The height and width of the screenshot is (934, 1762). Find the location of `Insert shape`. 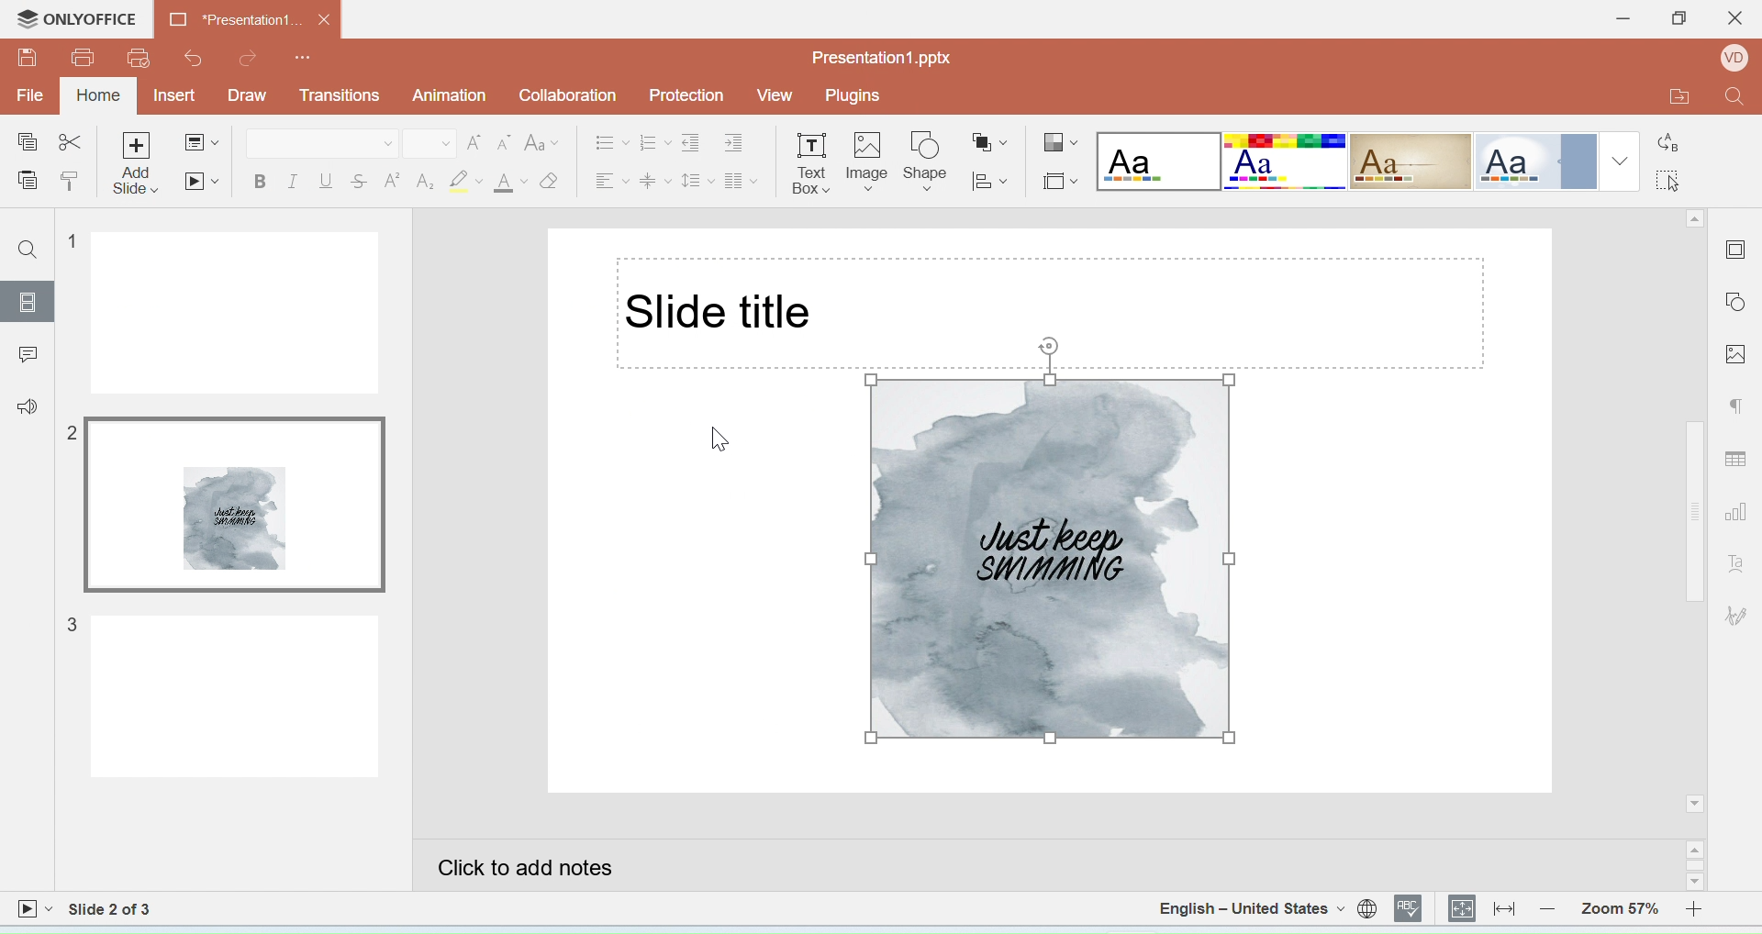

Insert shape is located at coordinates (926, 161).